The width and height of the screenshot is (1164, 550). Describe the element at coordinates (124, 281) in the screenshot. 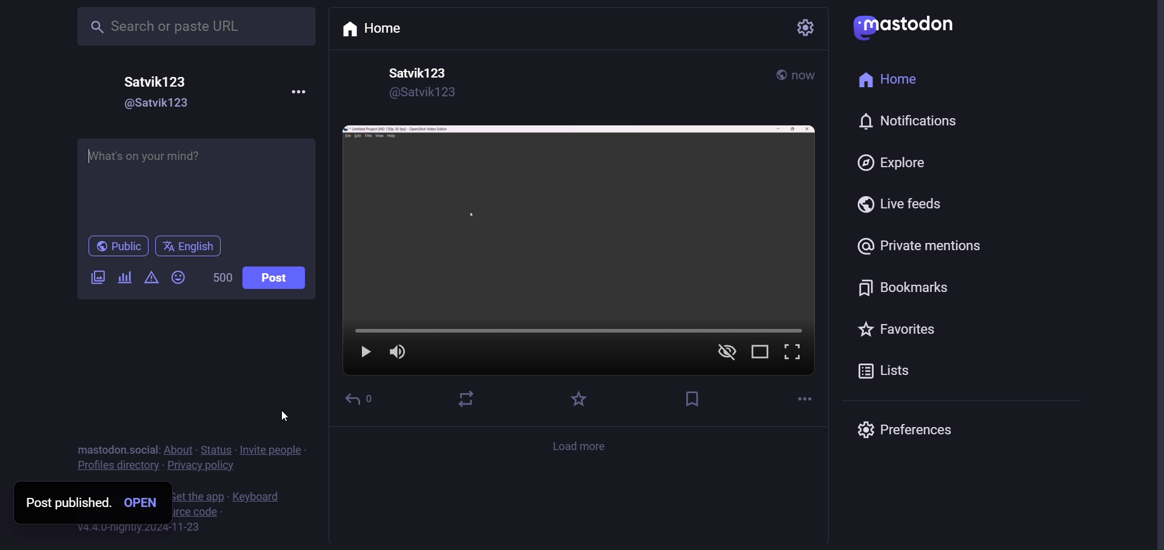

I see `poll` at that location.